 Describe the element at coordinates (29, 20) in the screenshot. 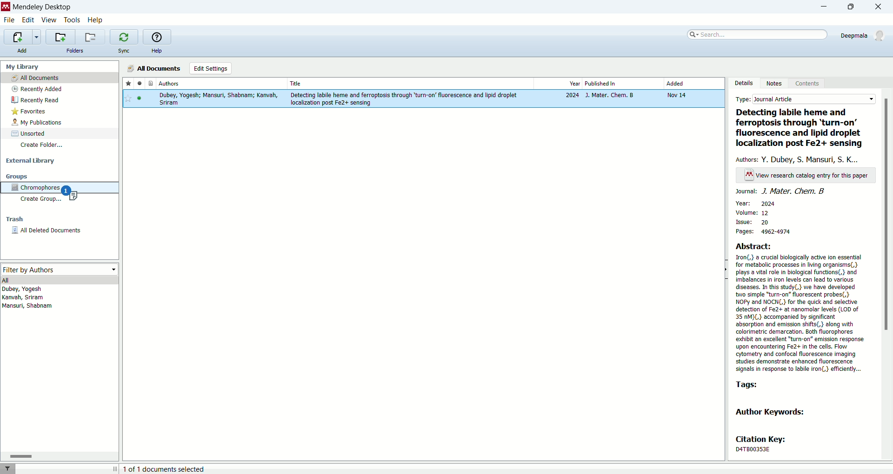

I see `edit` at that location.